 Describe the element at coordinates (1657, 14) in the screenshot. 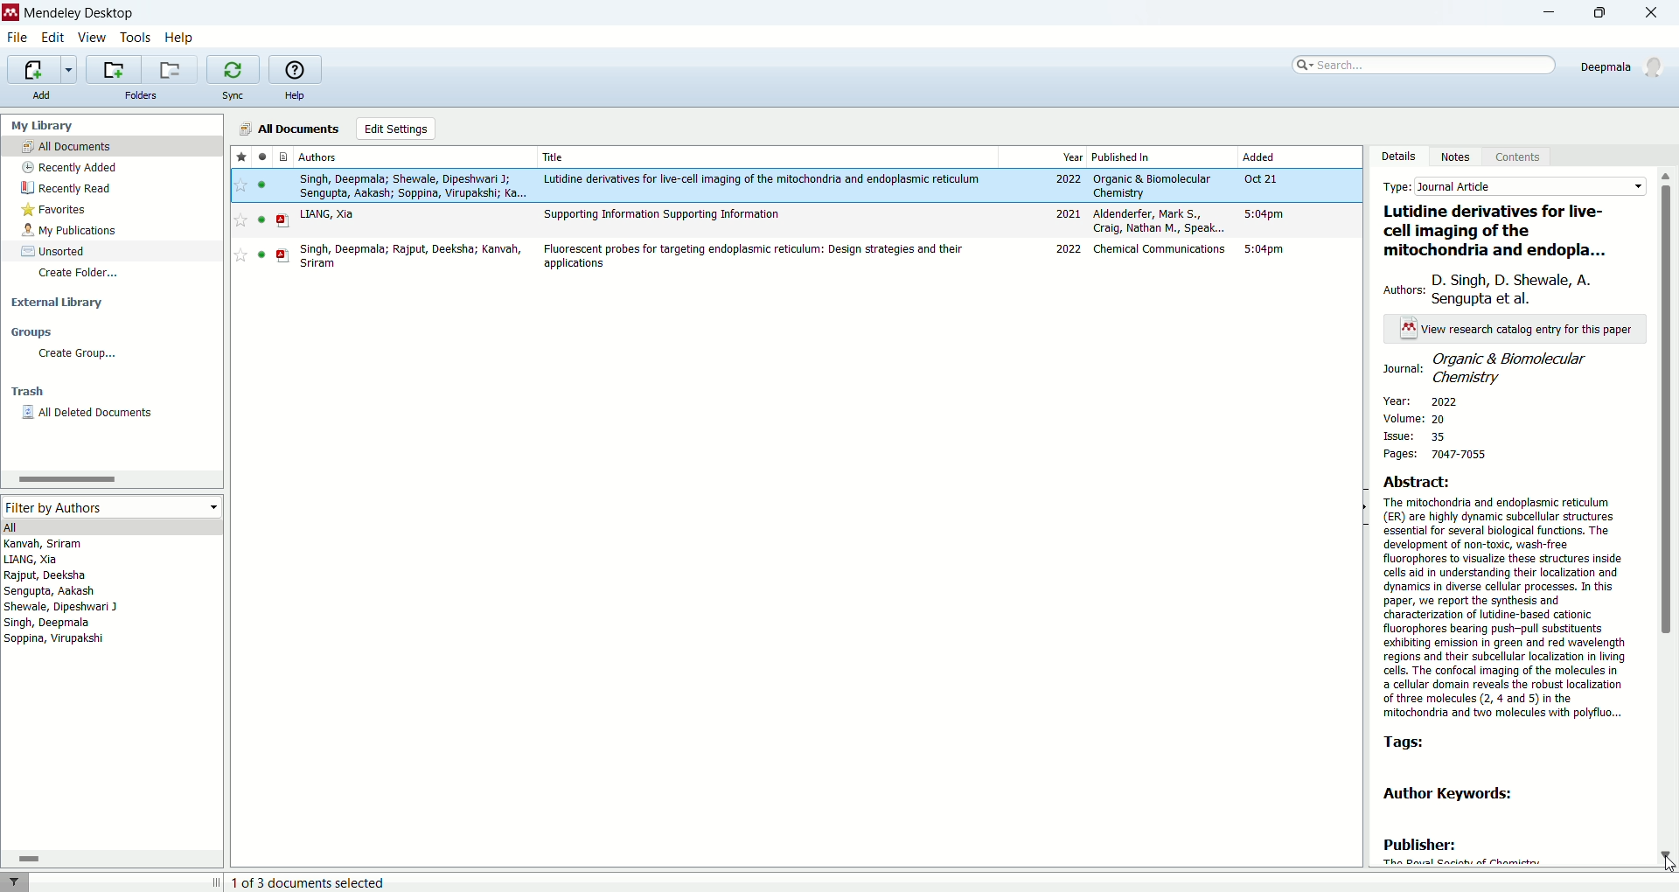

I see `close` at that location.